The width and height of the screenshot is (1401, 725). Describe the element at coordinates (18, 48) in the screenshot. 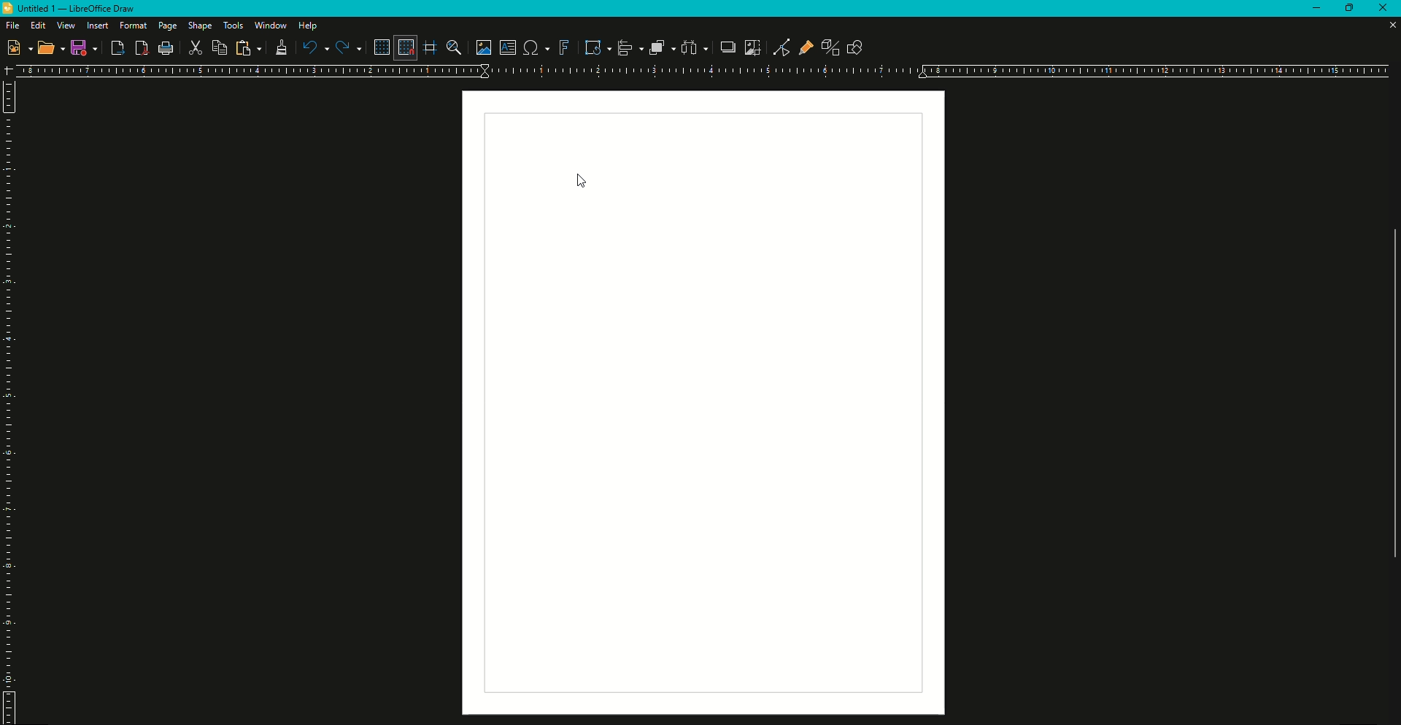

I see `New` at that location.